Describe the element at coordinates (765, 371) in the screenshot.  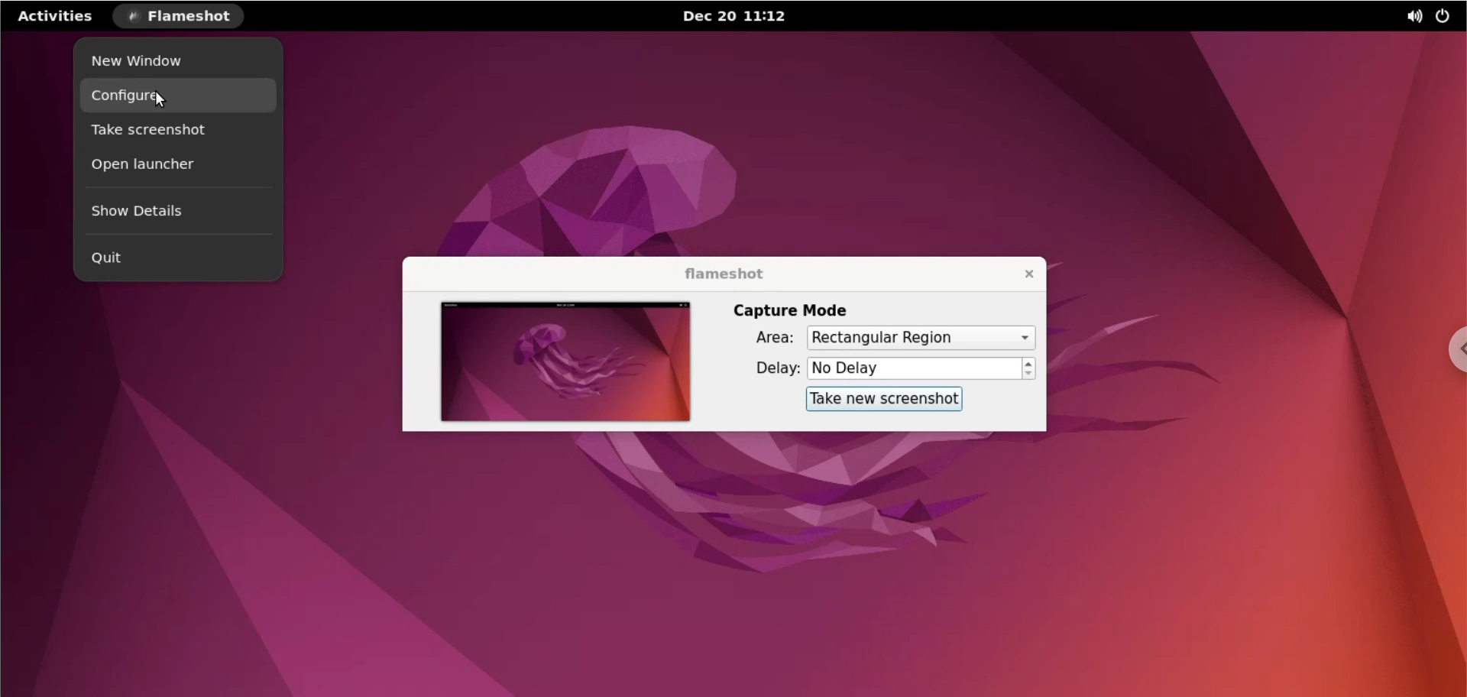
I see `delay ` at that location.